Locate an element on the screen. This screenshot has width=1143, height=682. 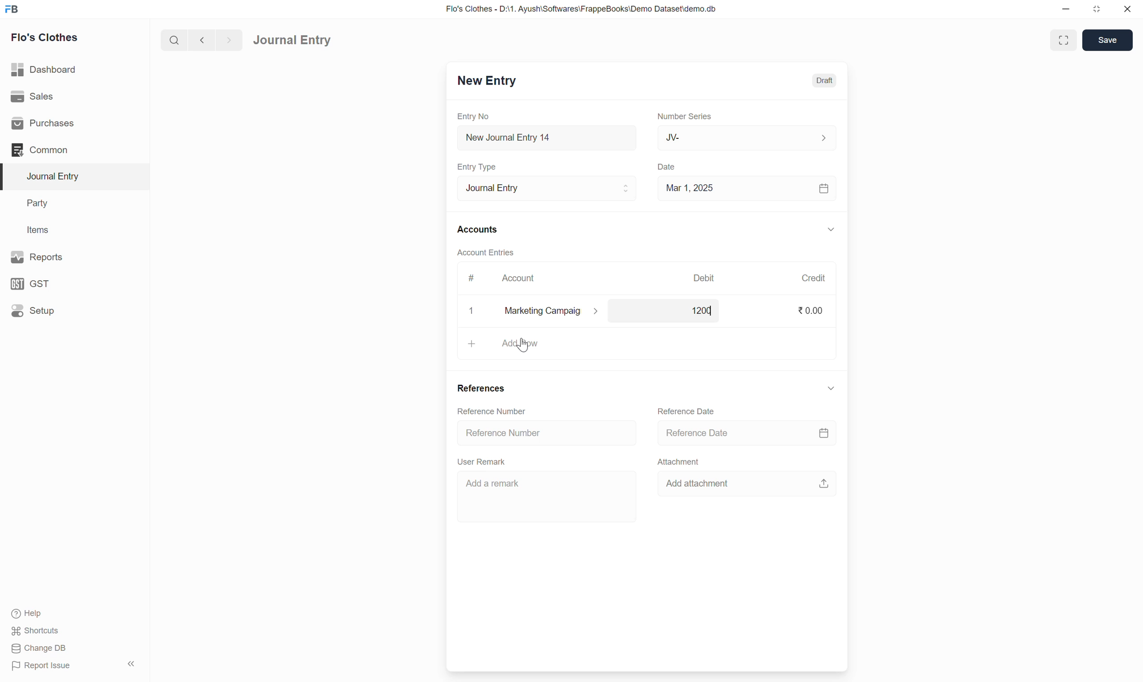
Draft is located at coordinates (825, 80).